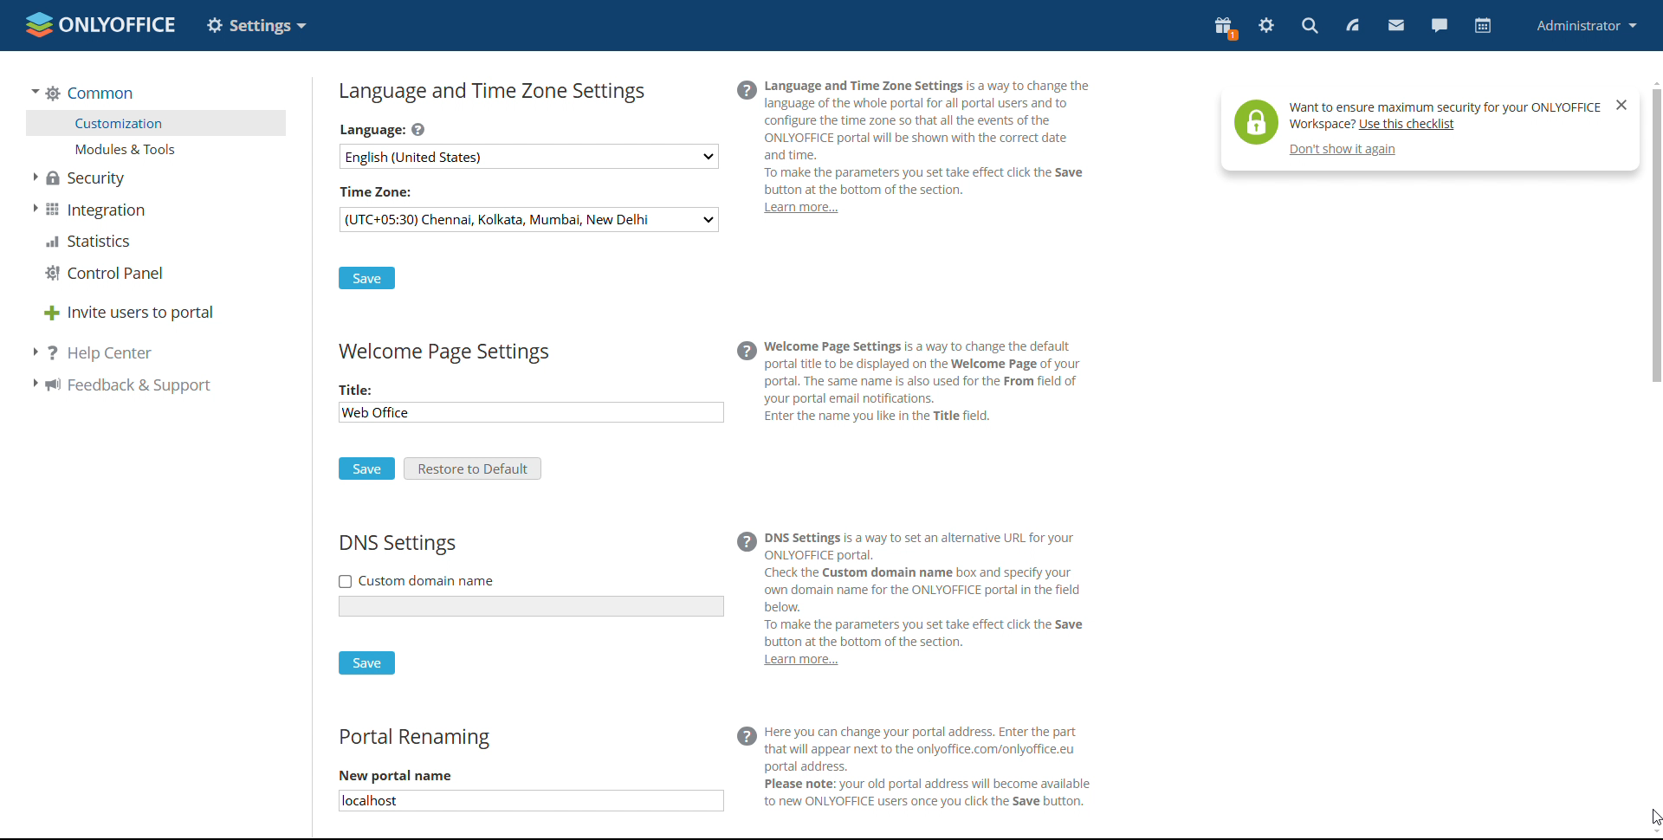  Describe the element at coordinates (442, 354) in the screenshot. I see `welcomepage settings` at that location.